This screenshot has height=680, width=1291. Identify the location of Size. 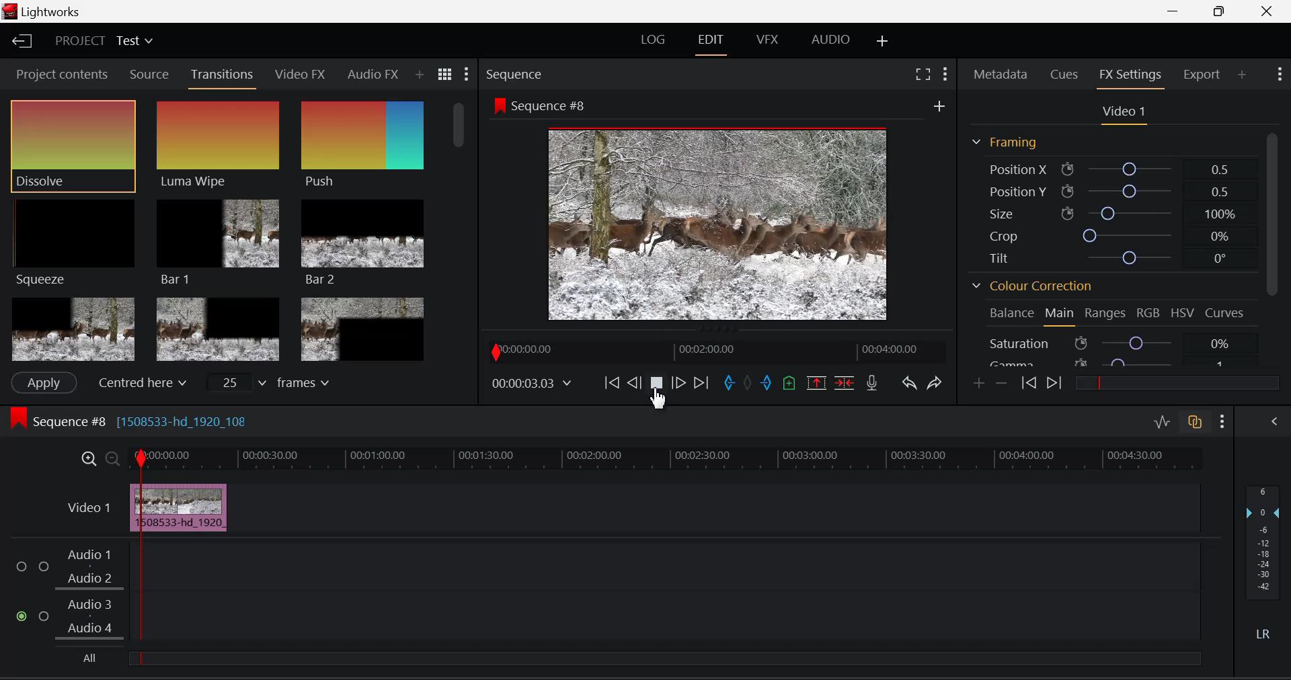
(1109, 213).